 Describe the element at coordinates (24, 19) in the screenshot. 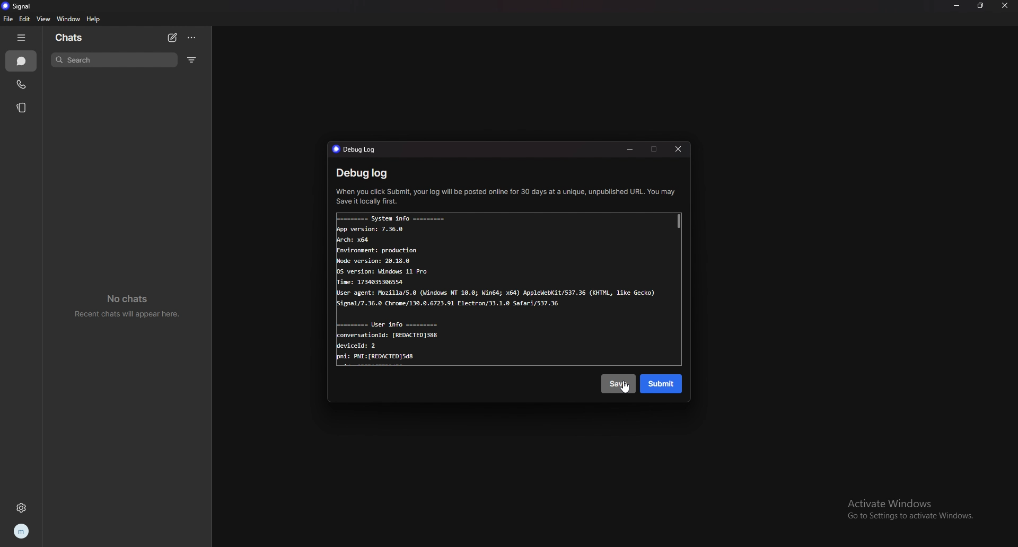

I see `edit` at that location.